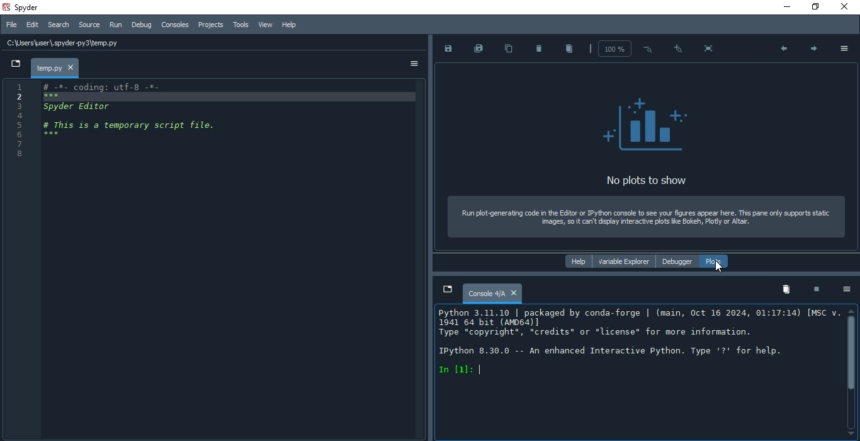 This screenshot has height=441, width=860. What do you see at coordinates (290, 26) in the screenshot?
I see `Help` at bounding box center [290, 26].